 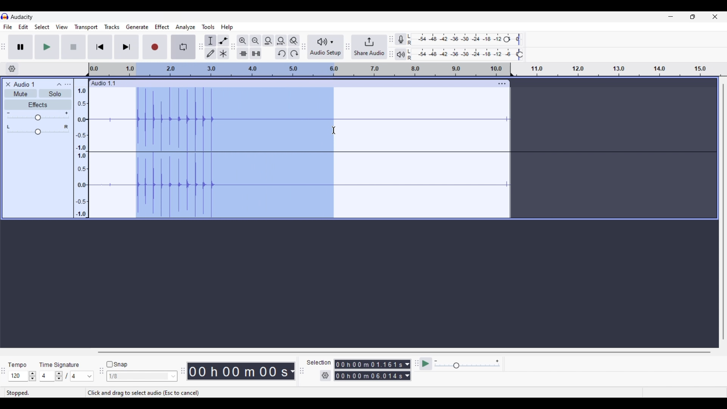 What do you see at coordinates (426, 364) in the screenshot?
I see `Play-at-speed/Play-at-speed once` at bounding box center [426, 364].